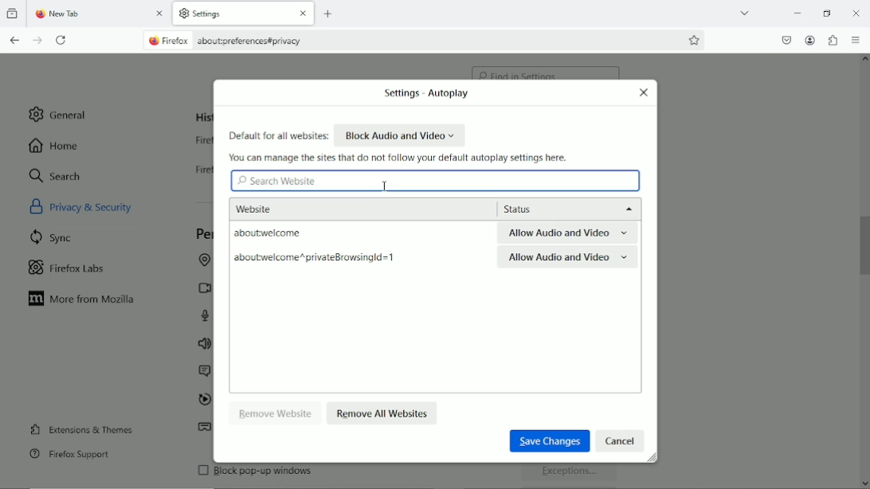 This screenshot has height=489, width=870. Describe the element at coordinates (38, 15) in the screenshot. I see `firefox logo` at that location.